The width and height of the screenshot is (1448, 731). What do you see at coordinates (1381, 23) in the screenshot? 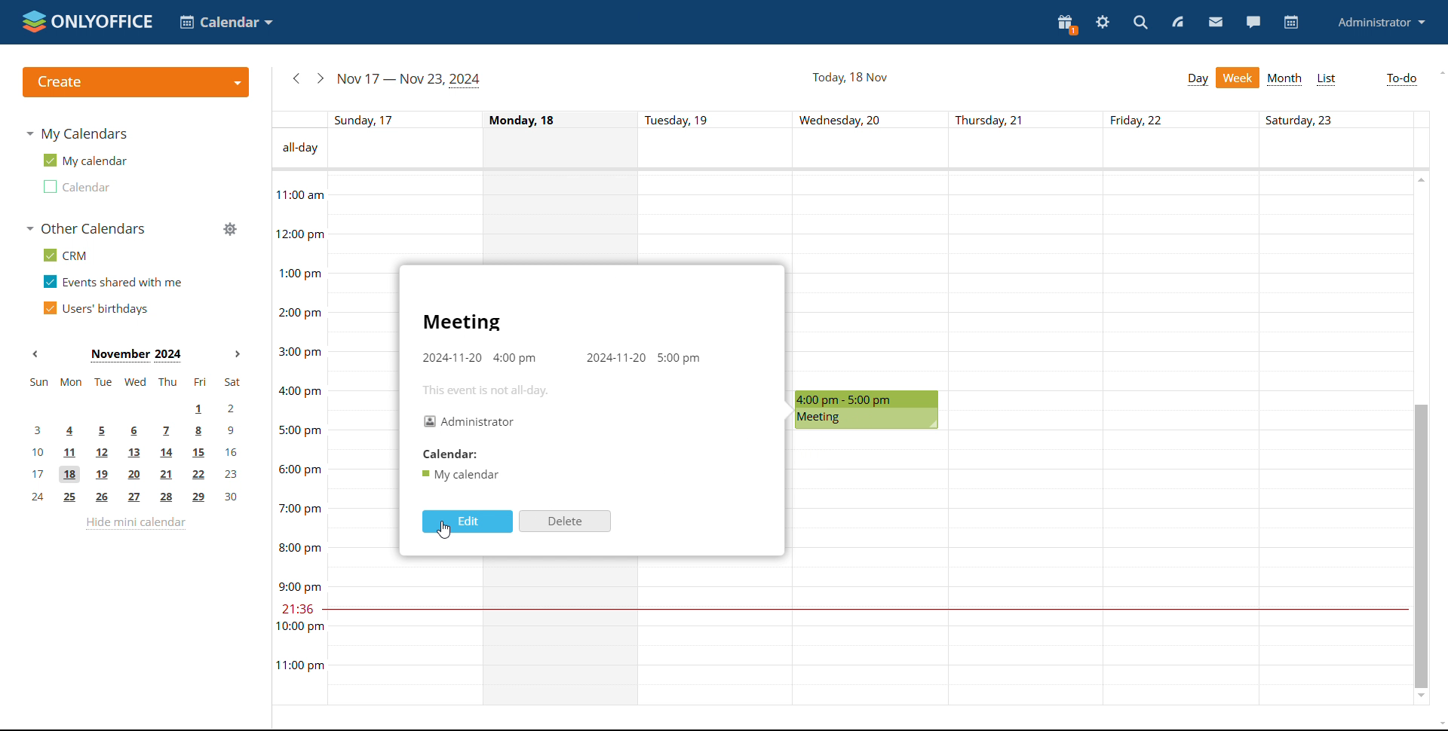
I see `profile` at bounding box center [1381, 23].